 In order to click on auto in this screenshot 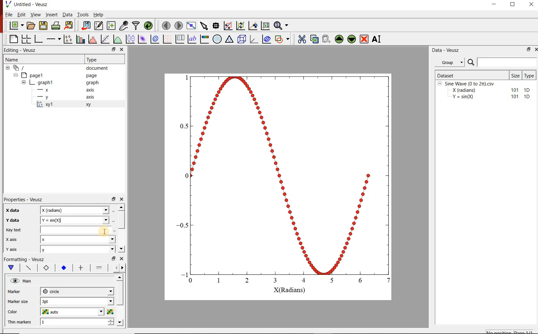, I will do `click(77, 312)`.